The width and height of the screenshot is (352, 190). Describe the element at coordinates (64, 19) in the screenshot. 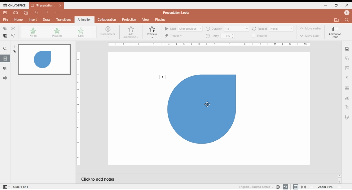

I see `transitions` at that location.